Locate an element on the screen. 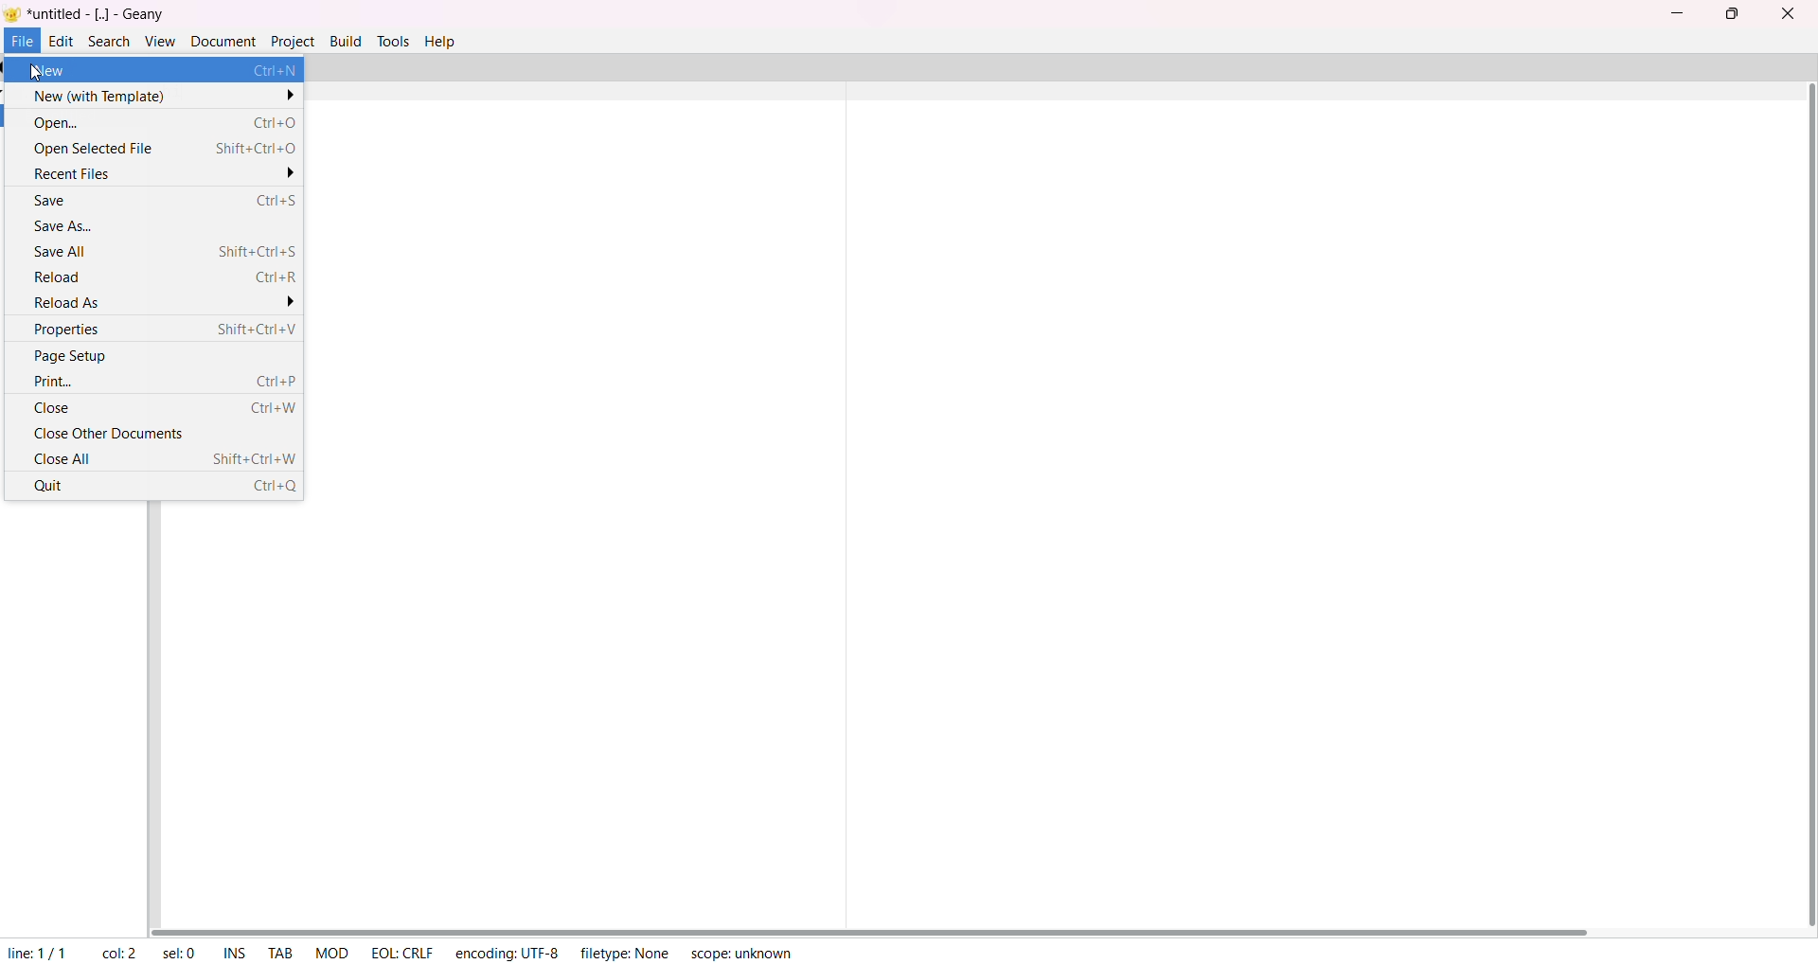  edit is located at coordinates (62, 40).